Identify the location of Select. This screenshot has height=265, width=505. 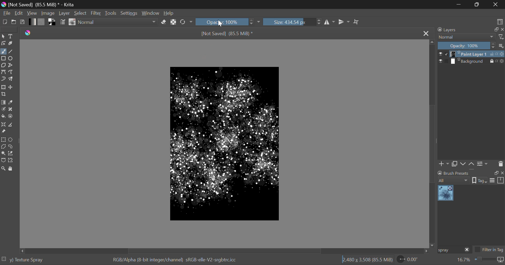
(80, 13).